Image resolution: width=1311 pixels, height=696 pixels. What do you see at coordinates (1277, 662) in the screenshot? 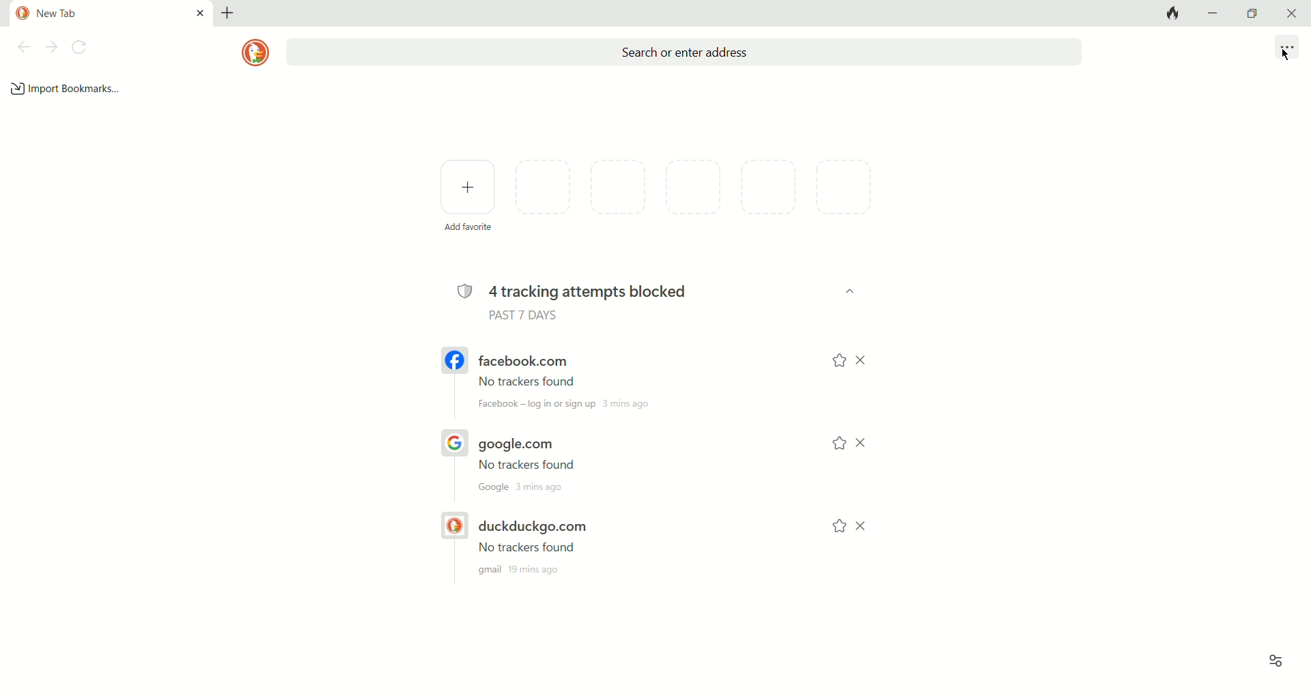
I see `view options` at bounding box center [1277, 662].